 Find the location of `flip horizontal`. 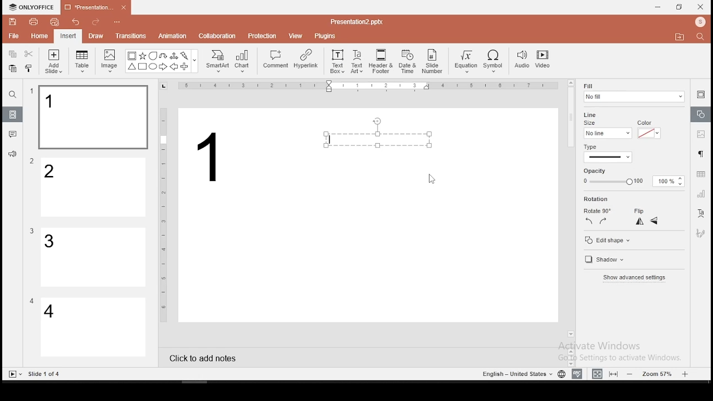

flip horizontal is located at coordinates (638, 221).